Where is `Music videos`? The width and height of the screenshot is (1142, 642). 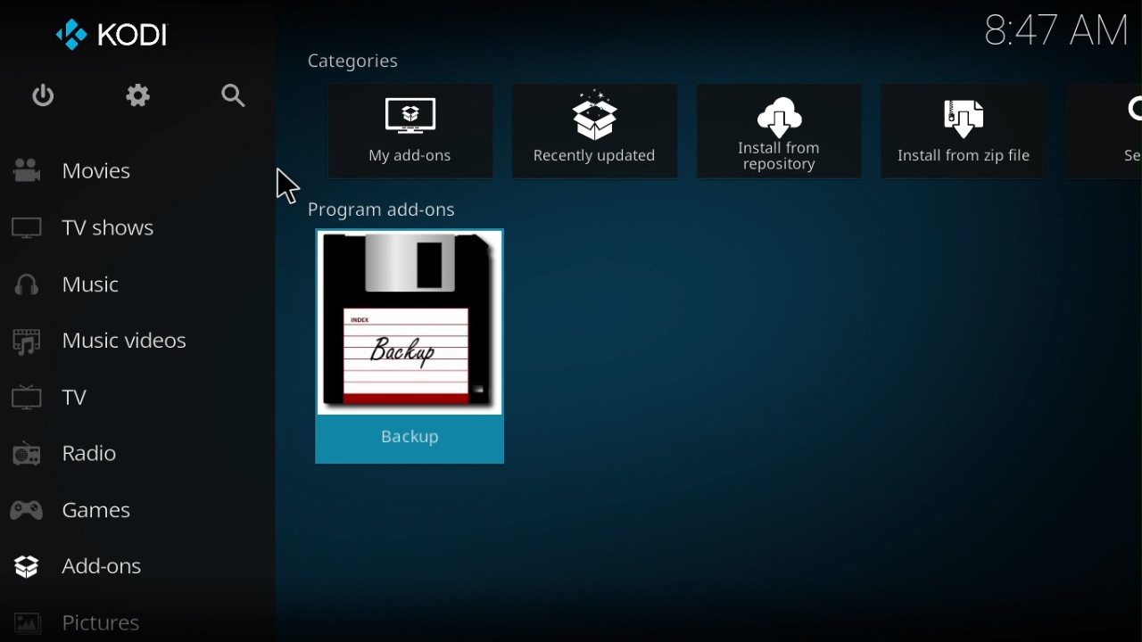
Music videos is located at coordinates (106, 342).